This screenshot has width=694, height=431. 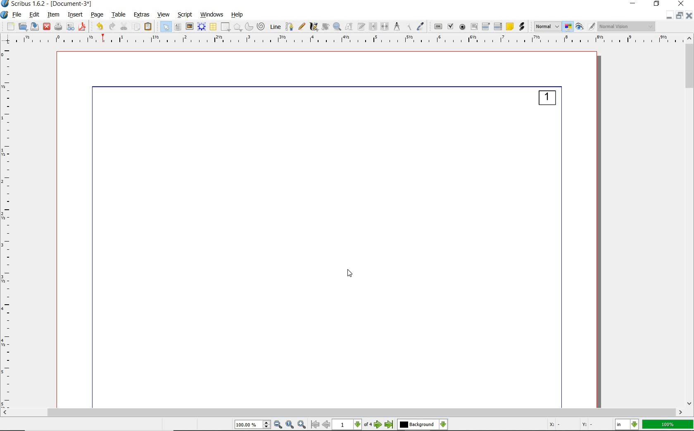 I want to click on Zoom 100.00%, so click(x=252, y=424).